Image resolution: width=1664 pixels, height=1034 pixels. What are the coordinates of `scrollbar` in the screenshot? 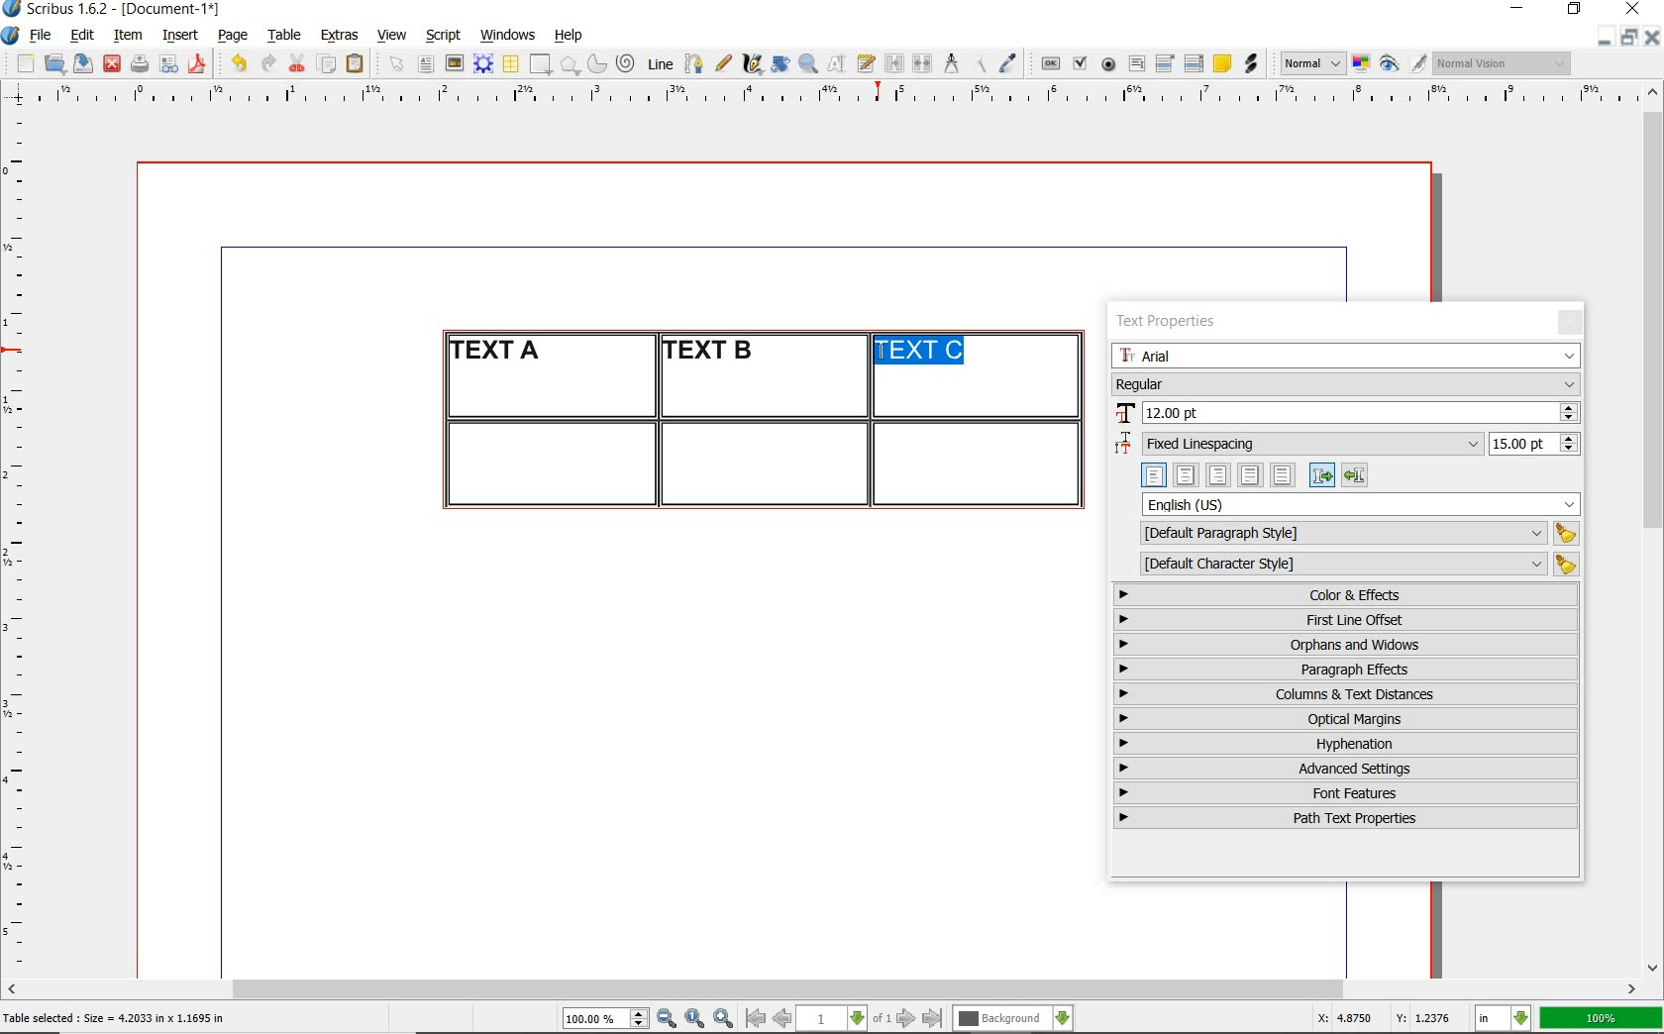 It's located at (1654, 528).